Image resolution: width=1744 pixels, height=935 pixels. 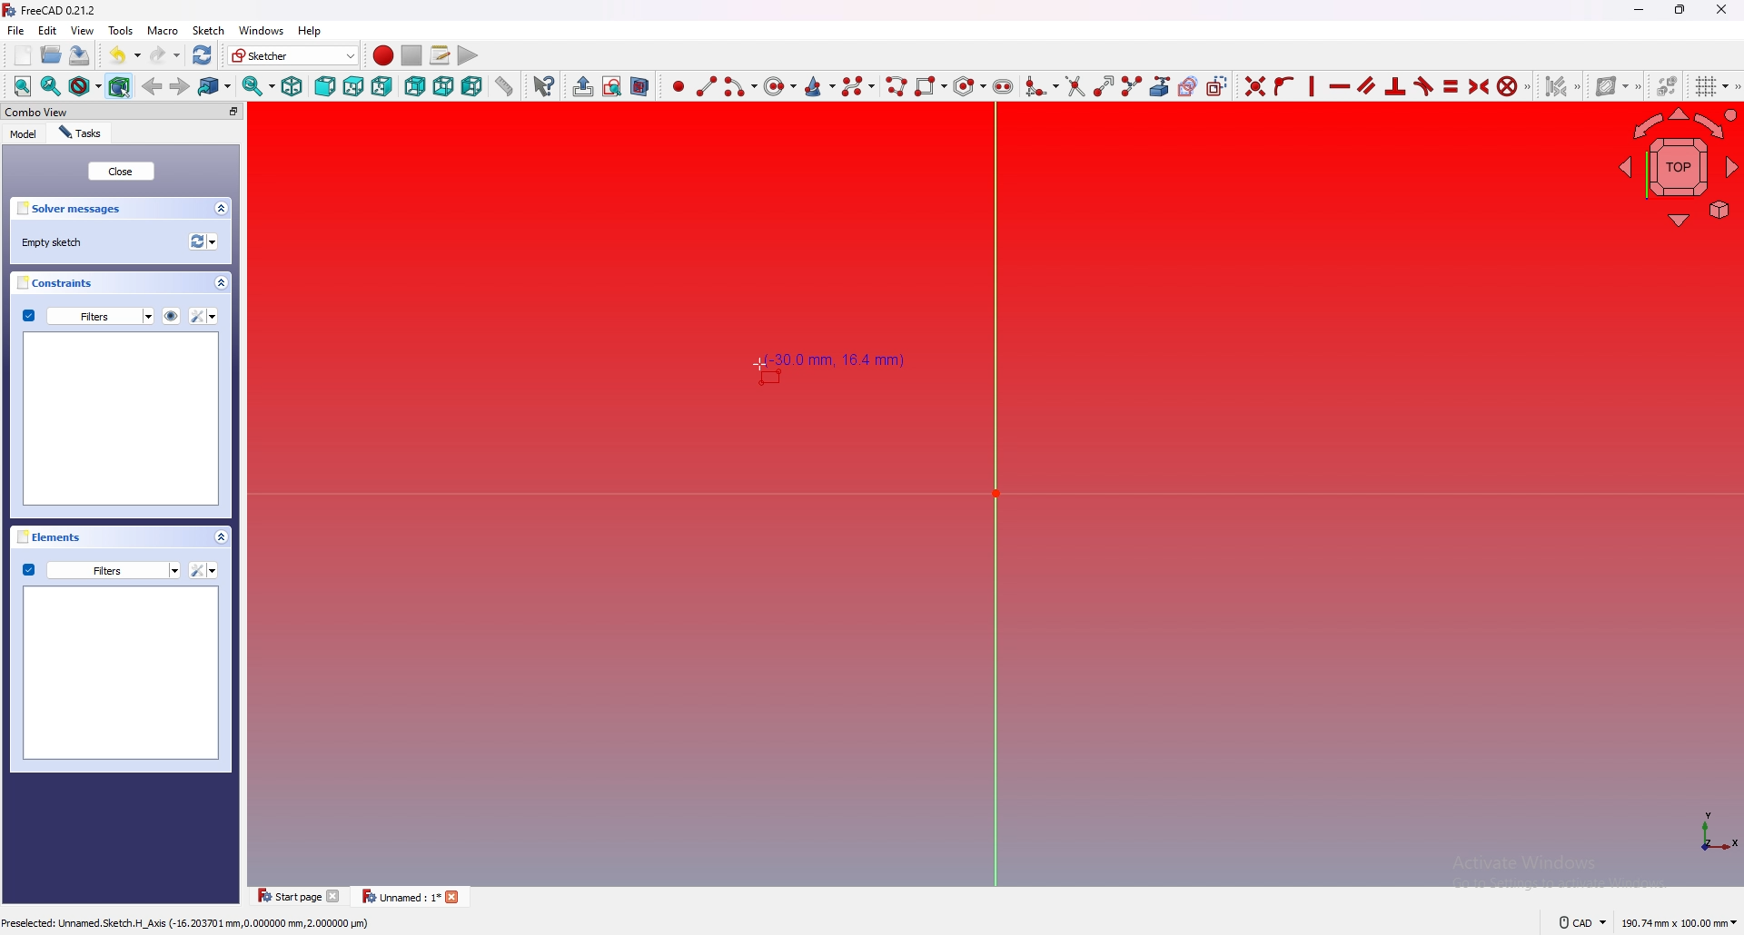 I want to click on right, so click(x=381, y=86).